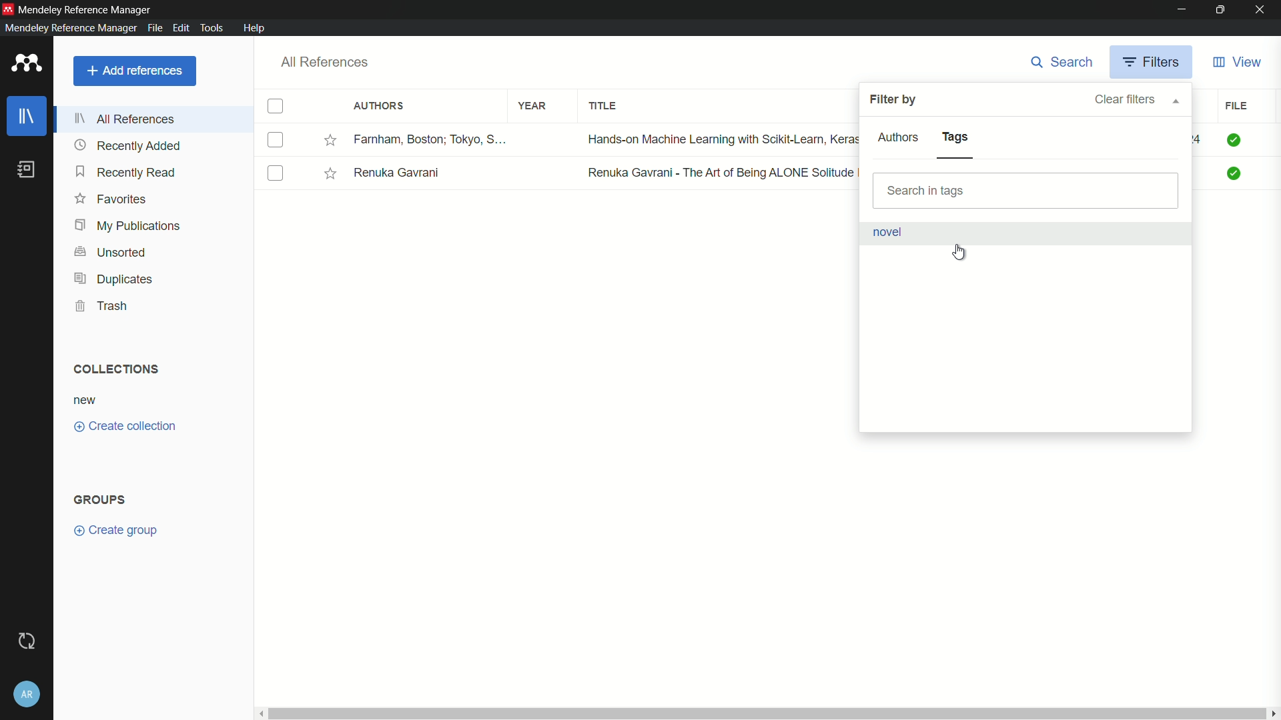 This screenshot has height=720, width=1281. Describe the element at coordinates (276, 107) in the screenshot. I see `check box` at that location.